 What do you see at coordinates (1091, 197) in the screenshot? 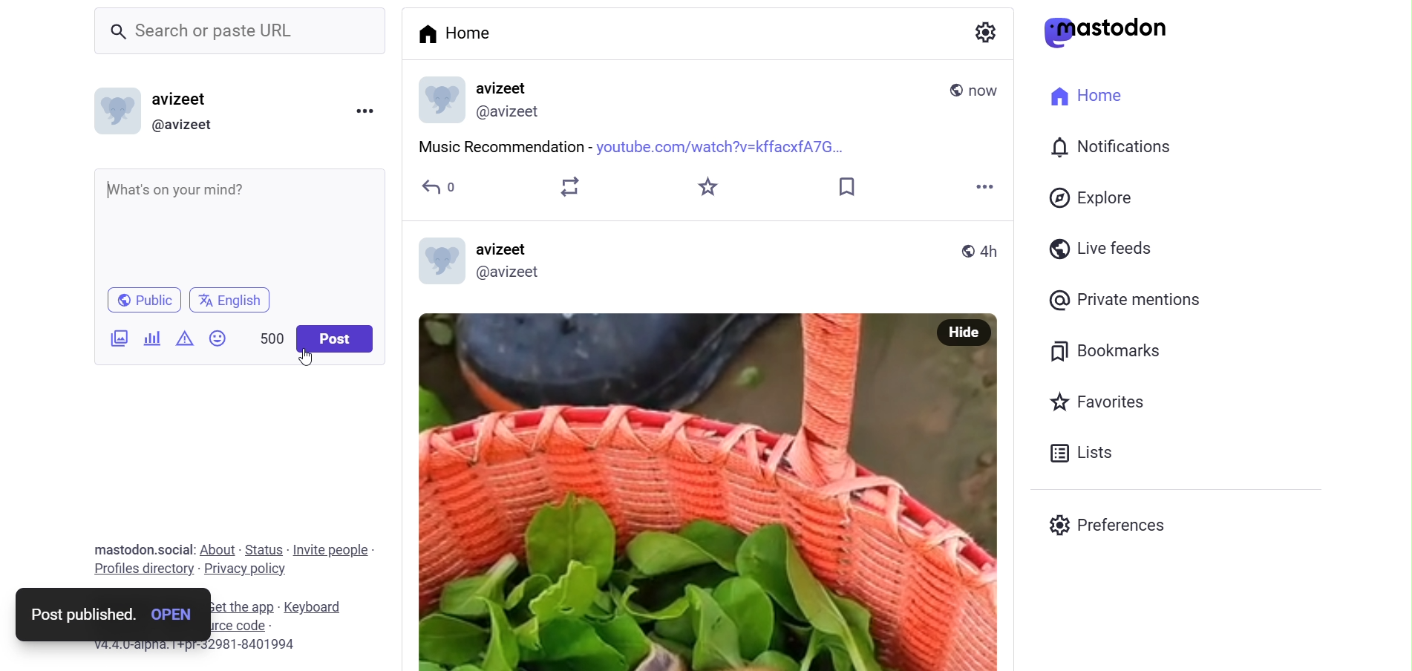
I see `Explore` at bounding box center [1091, 197].